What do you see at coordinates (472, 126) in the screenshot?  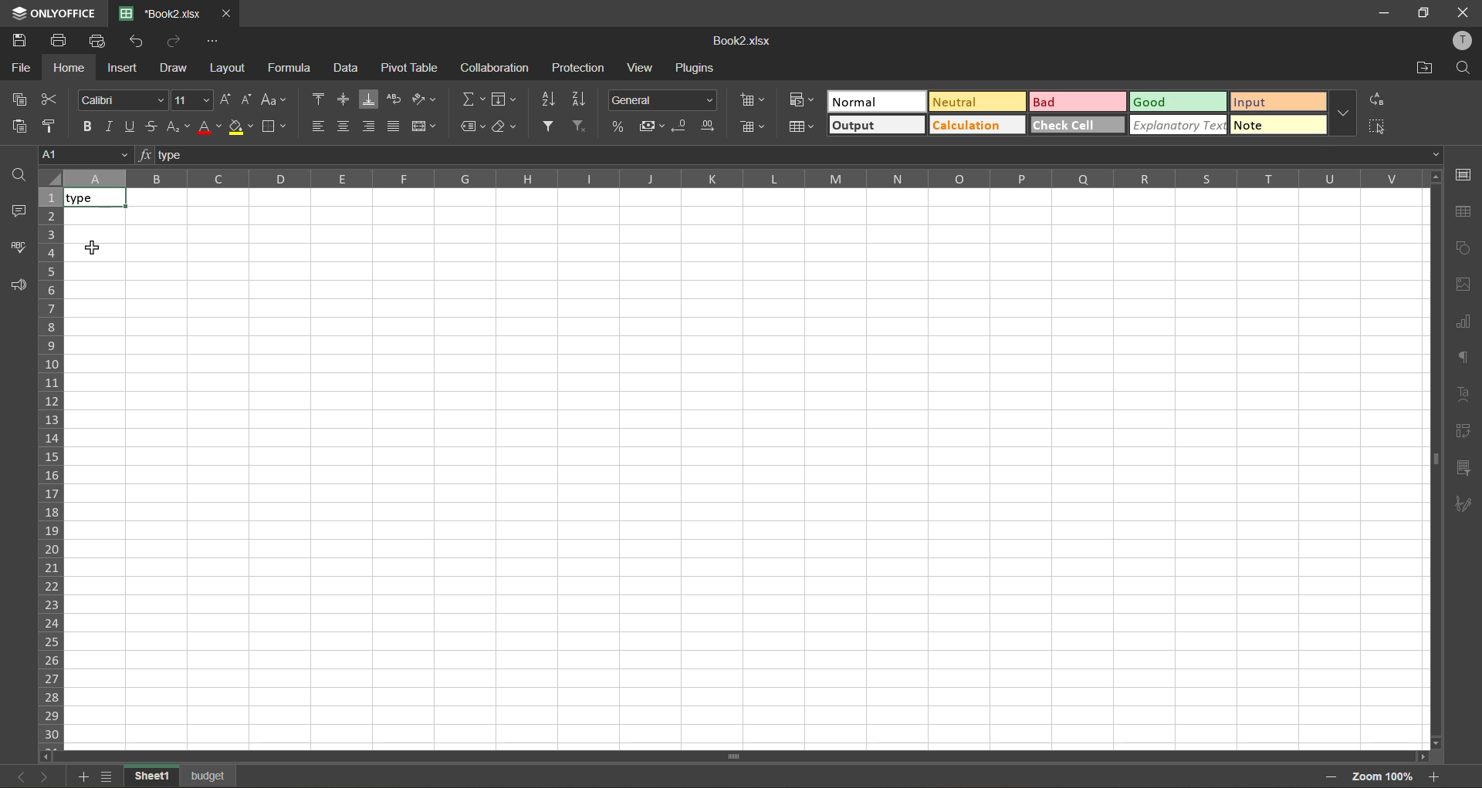 I see `named ranges` at bounding box center [472, 126].